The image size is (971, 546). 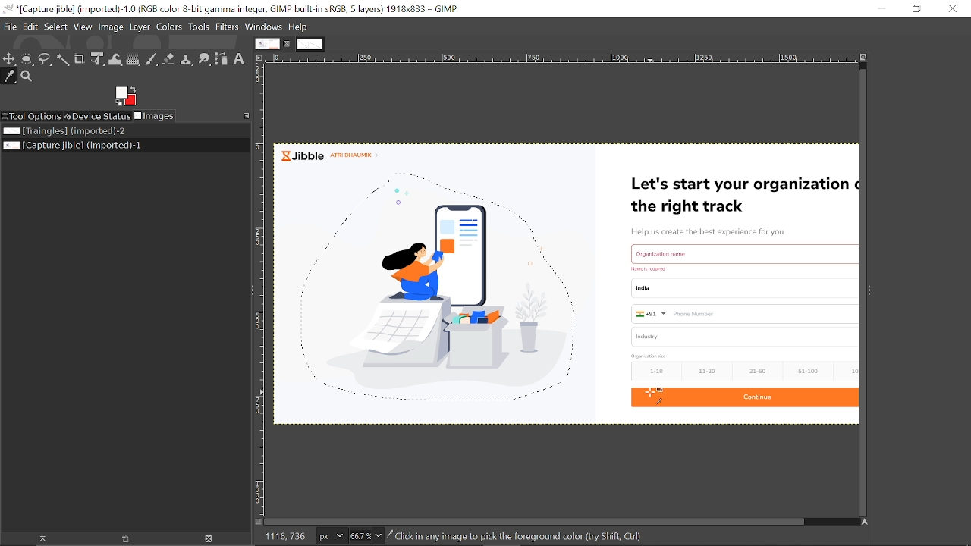 I want to click on Filters, so click(x=227, y=27).